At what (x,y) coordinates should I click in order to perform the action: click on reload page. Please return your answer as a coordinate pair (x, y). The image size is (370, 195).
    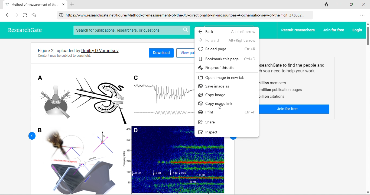
    Looking at the image, I should click on (229, 49).